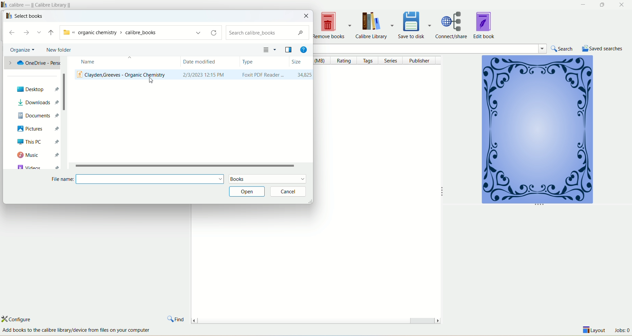 Image resolution: width=632 pixels, height=336 pixels. I want to click on this PC, so click(36, 142).